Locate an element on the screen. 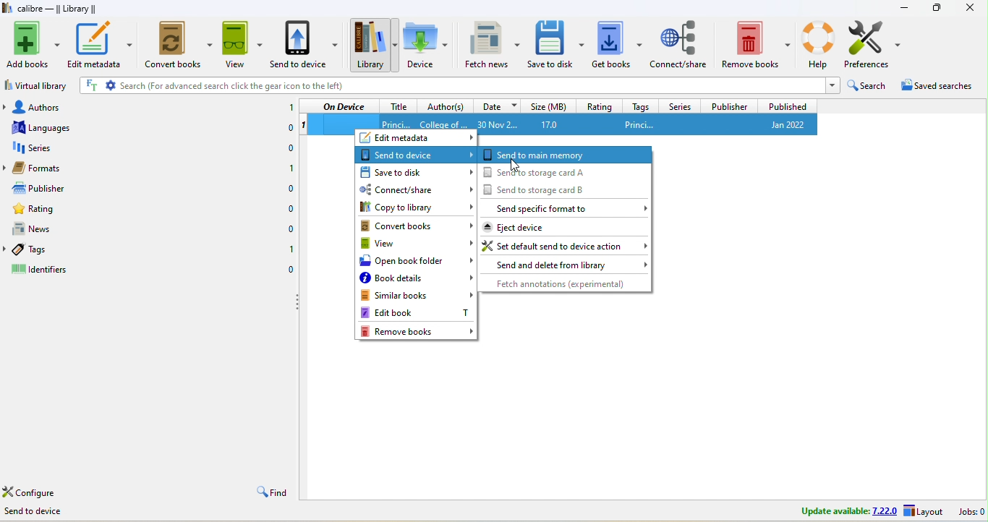 The image size is (988, 522). languages is located at coordinates (41, 127).